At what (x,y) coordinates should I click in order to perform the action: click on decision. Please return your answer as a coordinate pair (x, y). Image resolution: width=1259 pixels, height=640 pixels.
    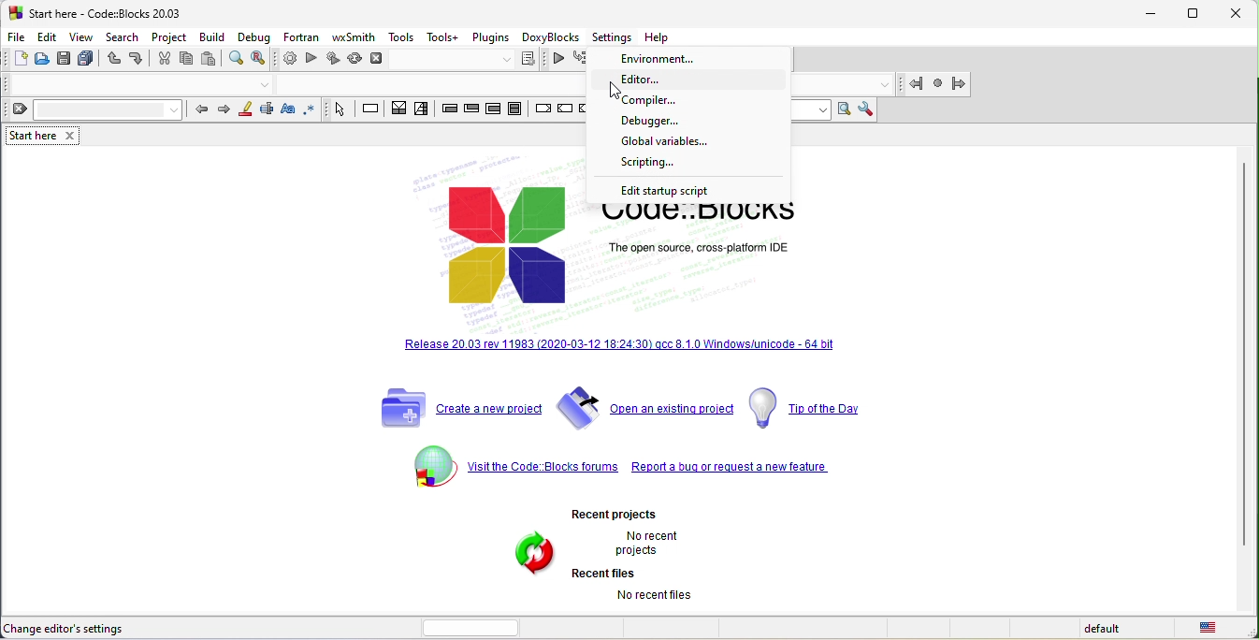
    Looking at the image, I should click on (400, 110).